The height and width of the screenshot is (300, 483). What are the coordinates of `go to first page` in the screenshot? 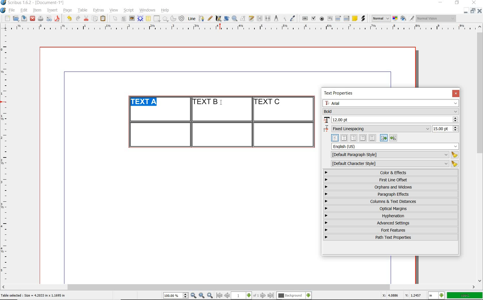 It's located at (219, 295).